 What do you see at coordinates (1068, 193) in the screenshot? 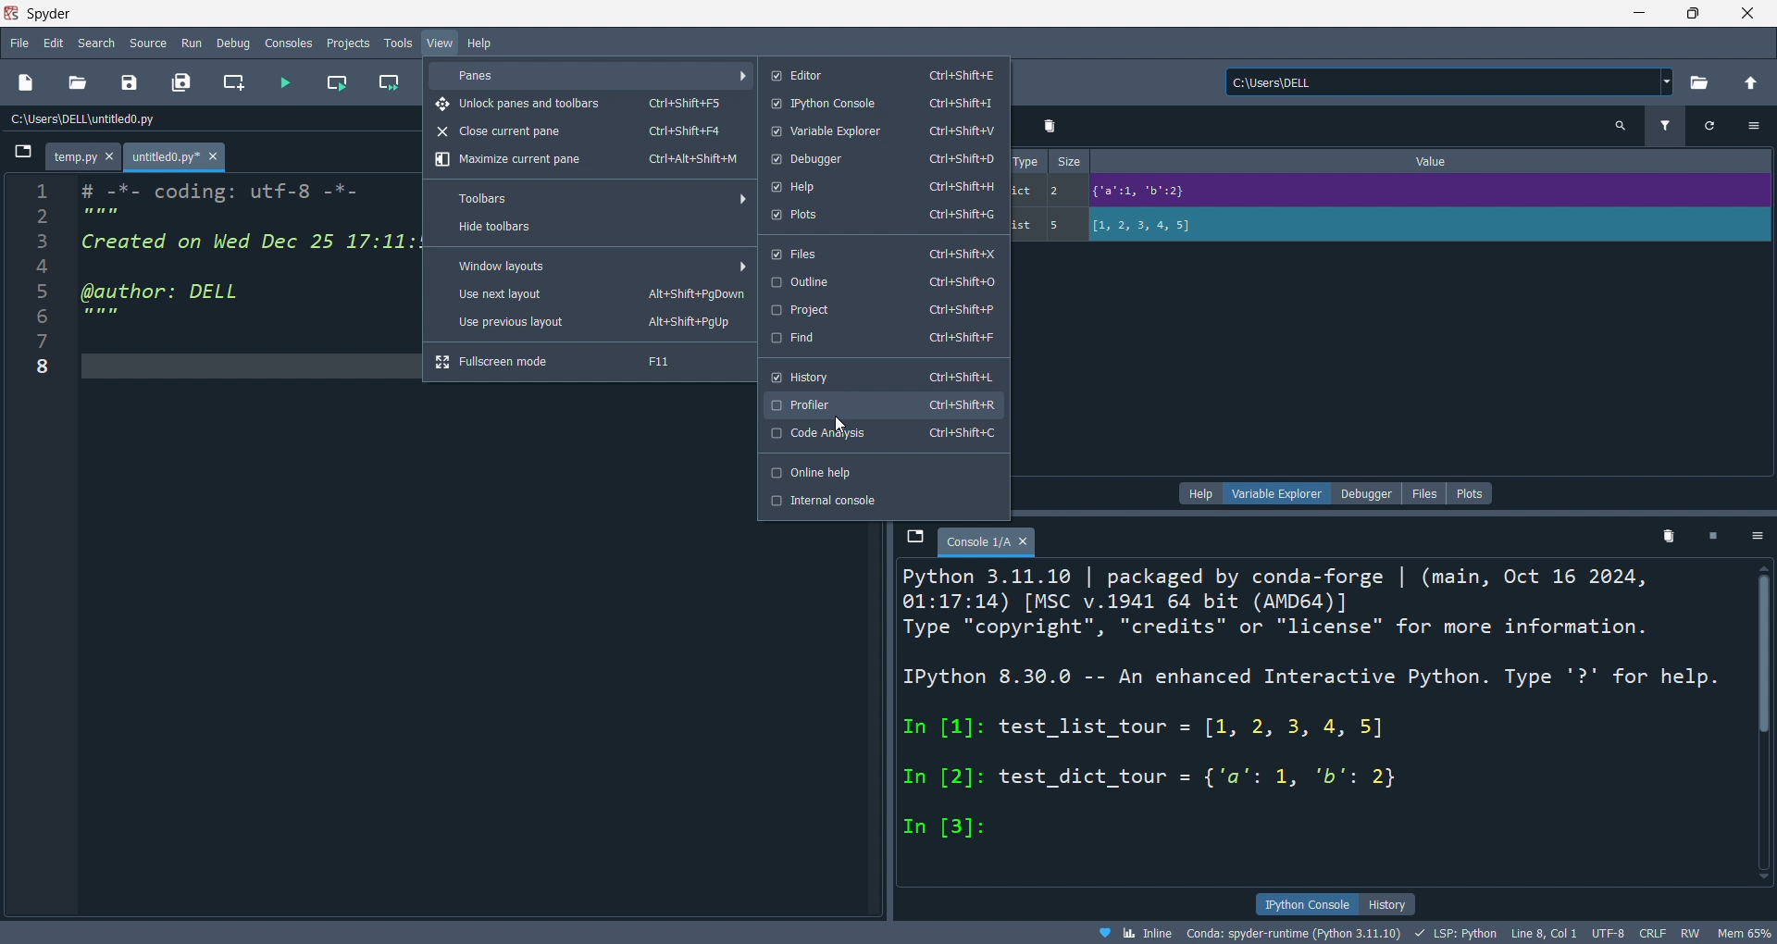
I see `size` at bounding box center [1068, 193].